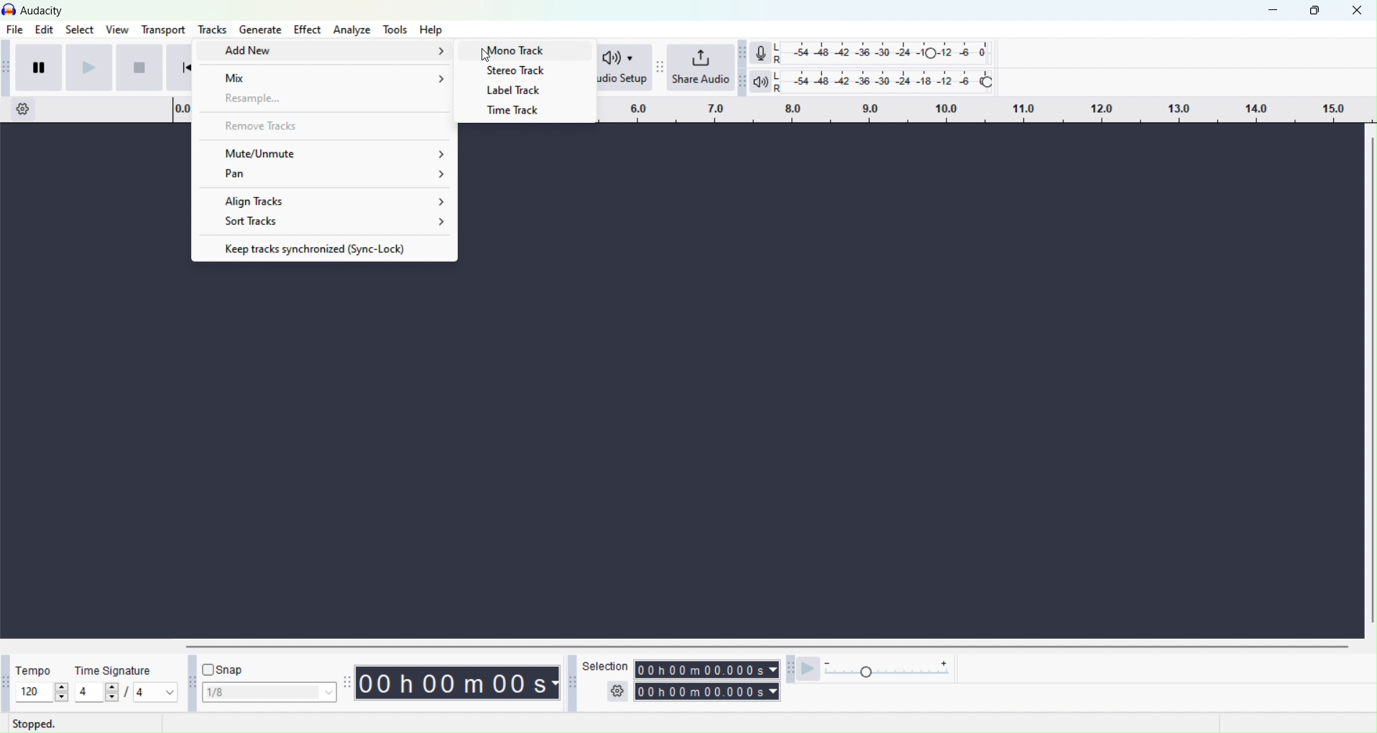 Image resolution: width=1377 pixels, height=733 pixels. I want to click on increase tempo, so click(62, 687).